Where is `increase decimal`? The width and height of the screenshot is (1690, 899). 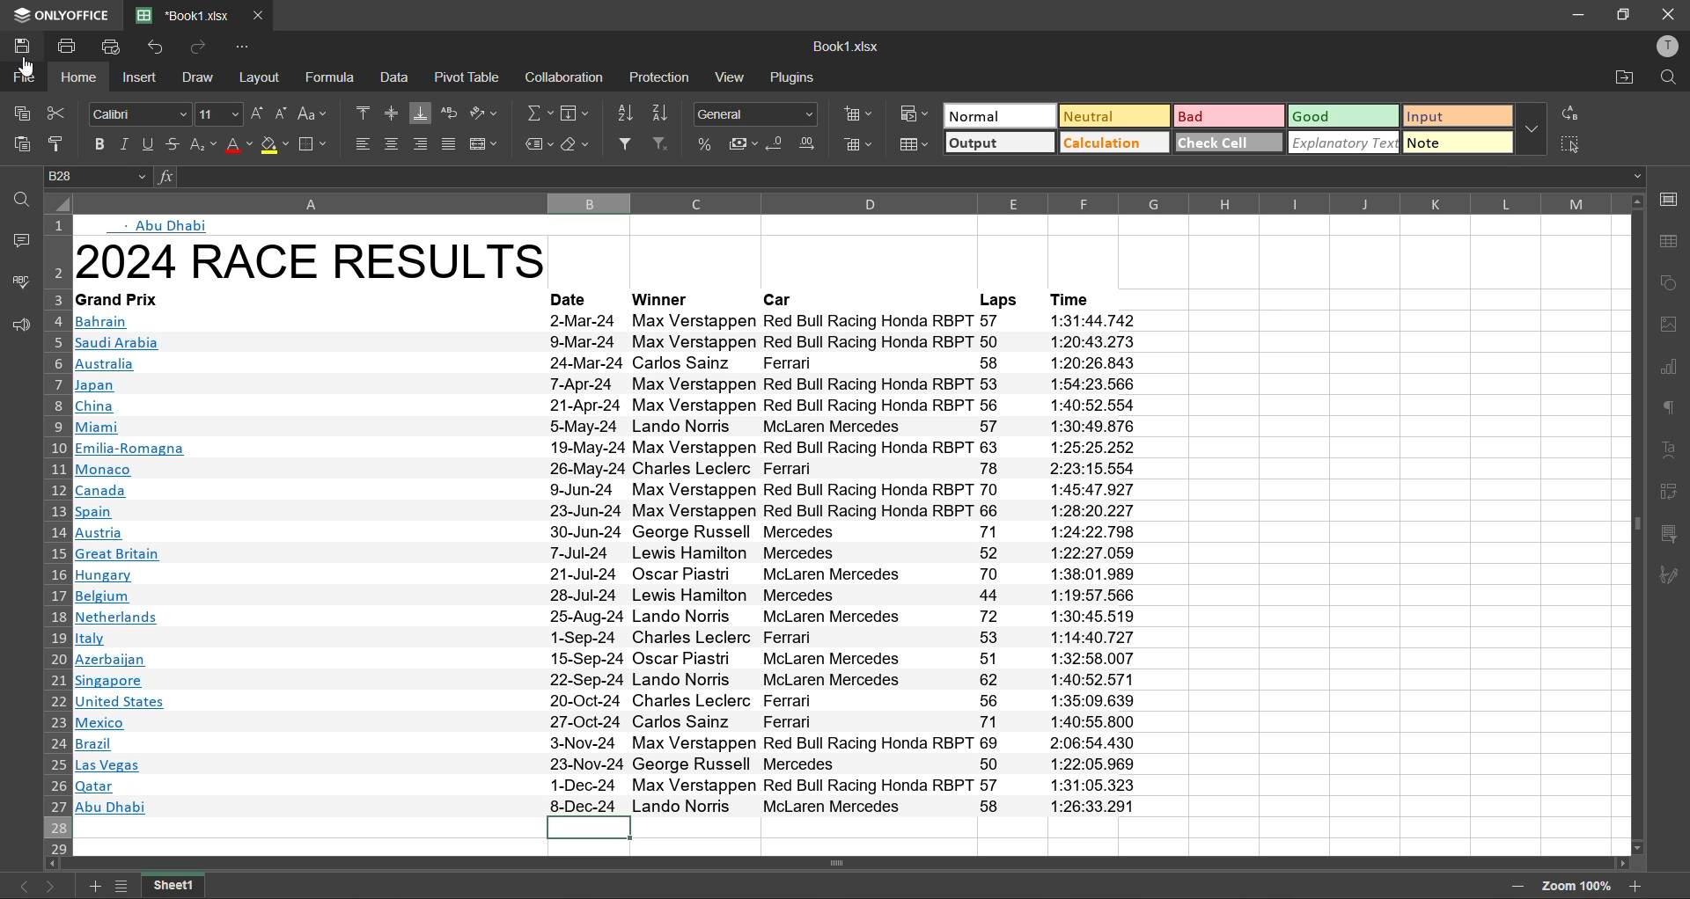 increase decimal is located at coordinates (809, 145).